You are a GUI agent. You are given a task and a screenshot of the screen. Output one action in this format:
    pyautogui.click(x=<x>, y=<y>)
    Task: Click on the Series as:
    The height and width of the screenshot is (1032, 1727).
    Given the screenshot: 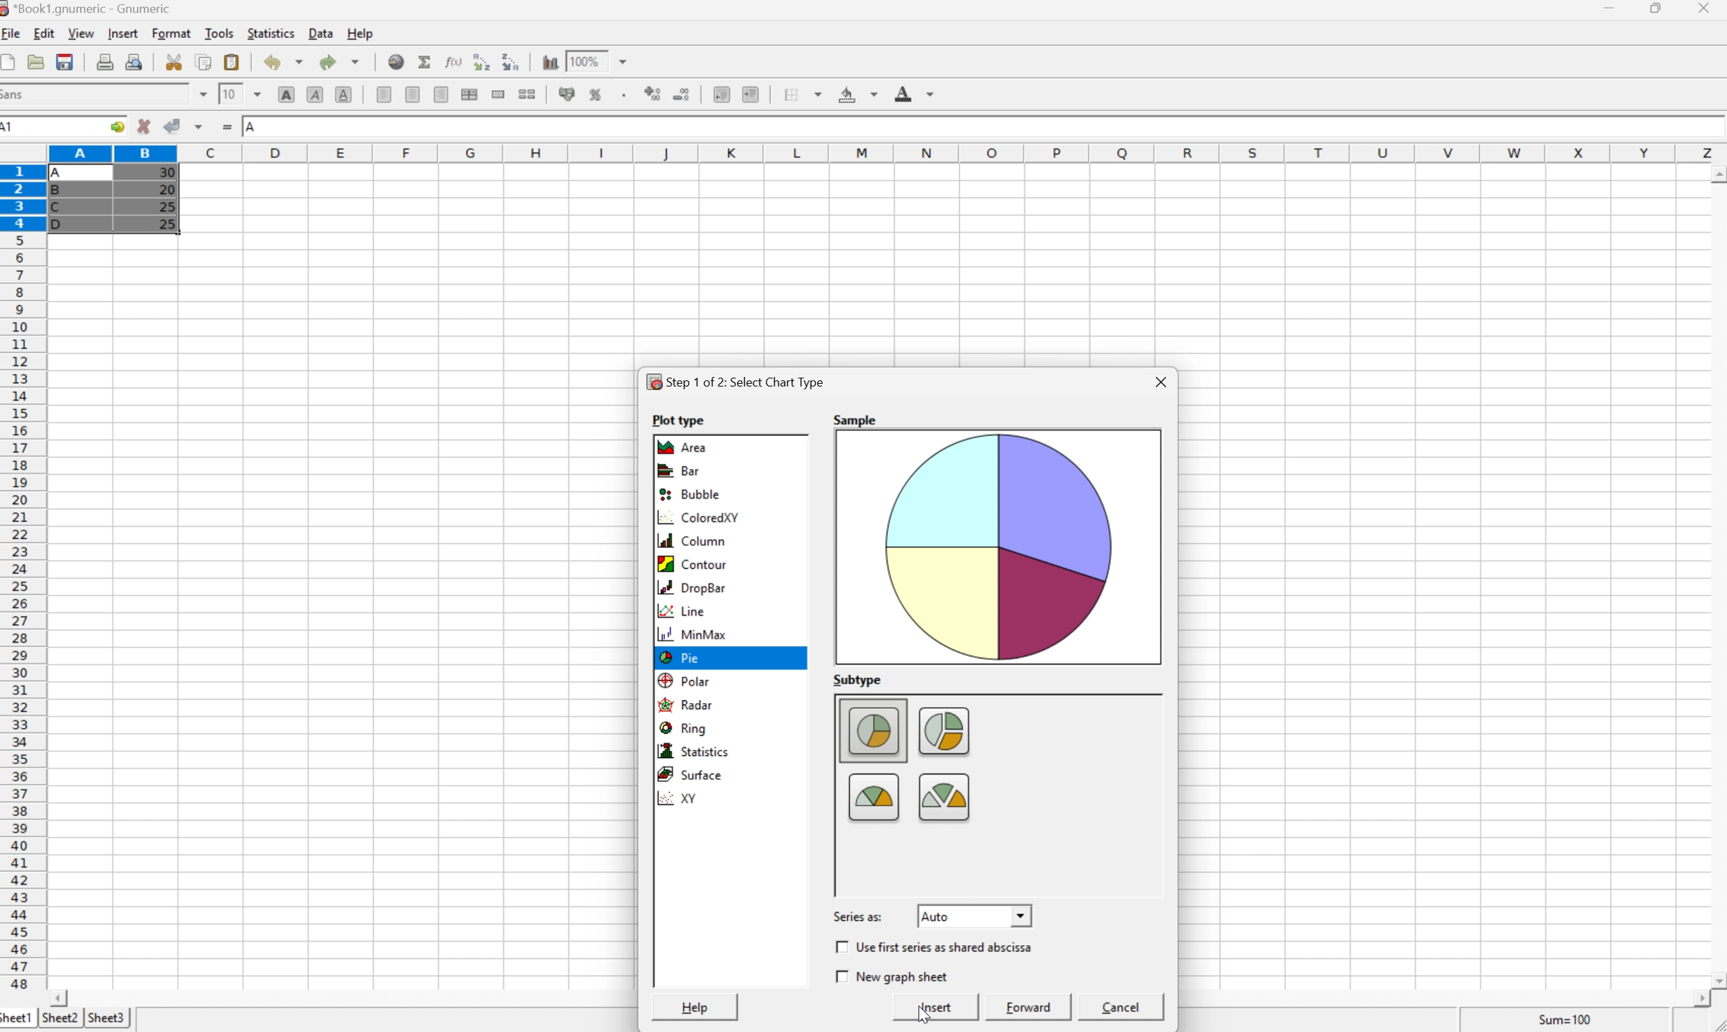 What is the action you would take?
    pyautogui.click(x=858, y=917)
    